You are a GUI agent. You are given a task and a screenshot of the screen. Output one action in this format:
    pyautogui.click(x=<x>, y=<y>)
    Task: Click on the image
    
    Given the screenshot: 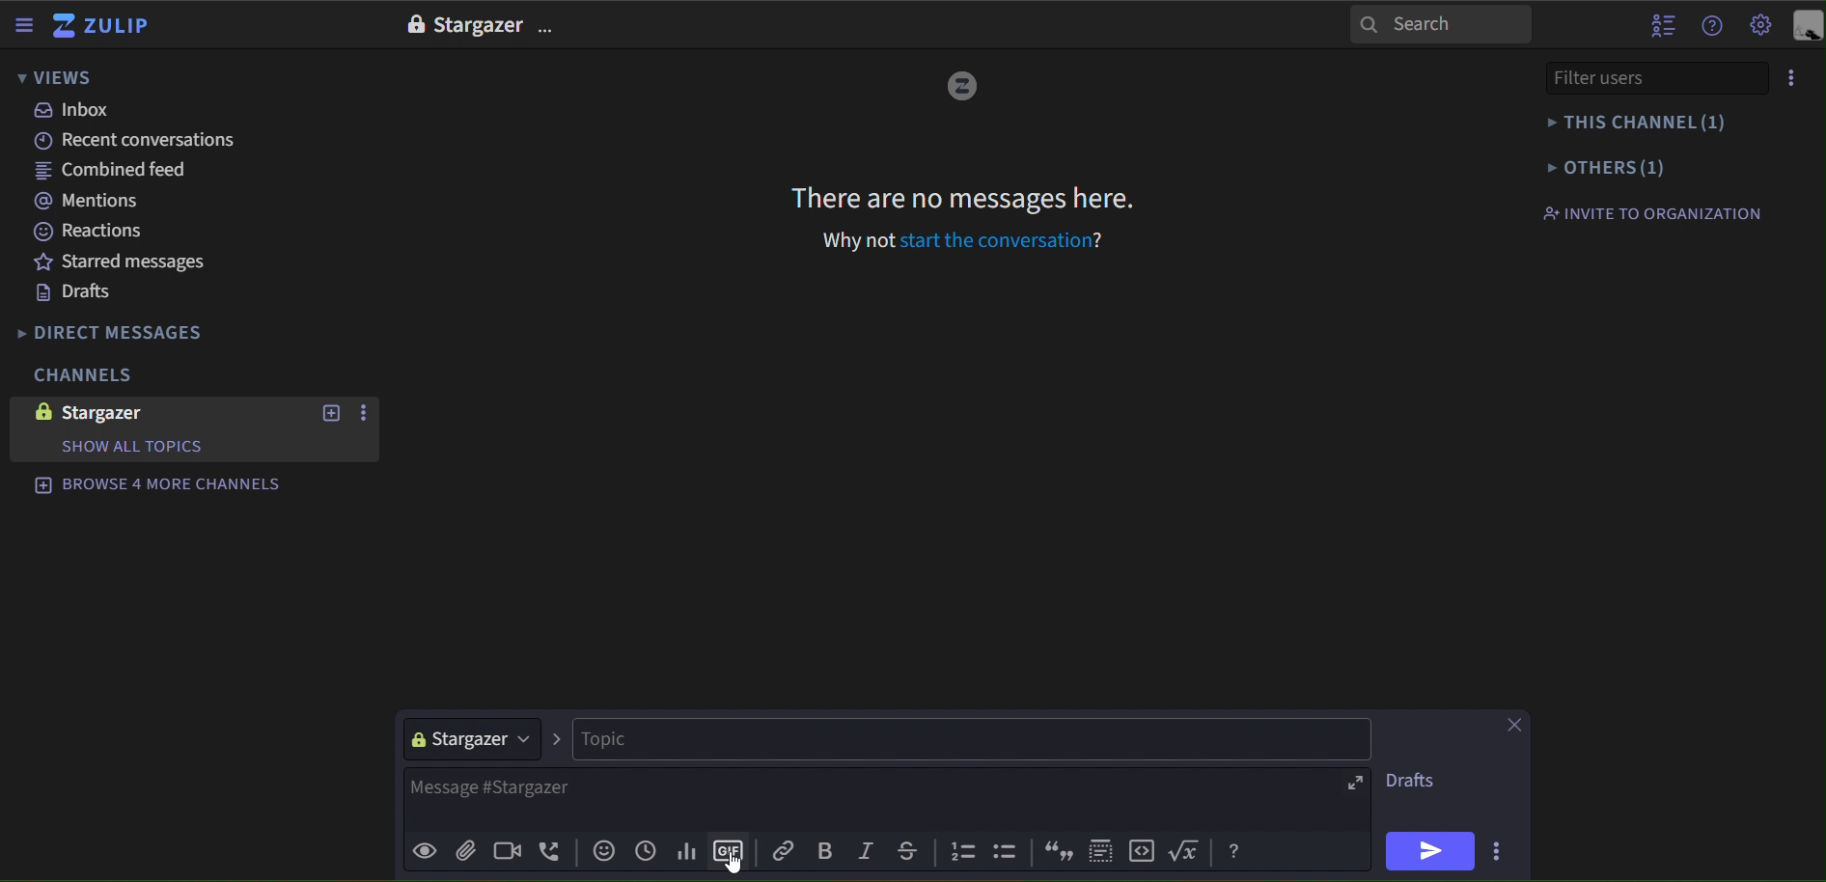 What is the action you would take?
    pyautogui.click(x=961, y=88)
    